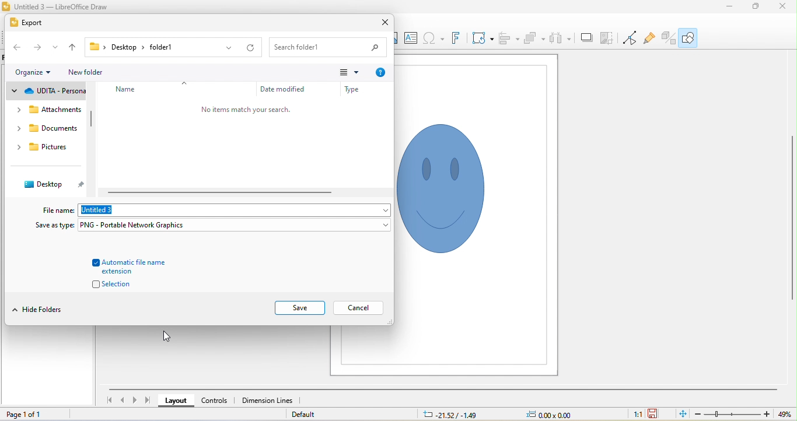 Image resolution: width=797 pixels, height=421 pixels. What do you see at coordinates (56, 110) in the screenshot?
I see `attachments` at bounding box center [56, 110].